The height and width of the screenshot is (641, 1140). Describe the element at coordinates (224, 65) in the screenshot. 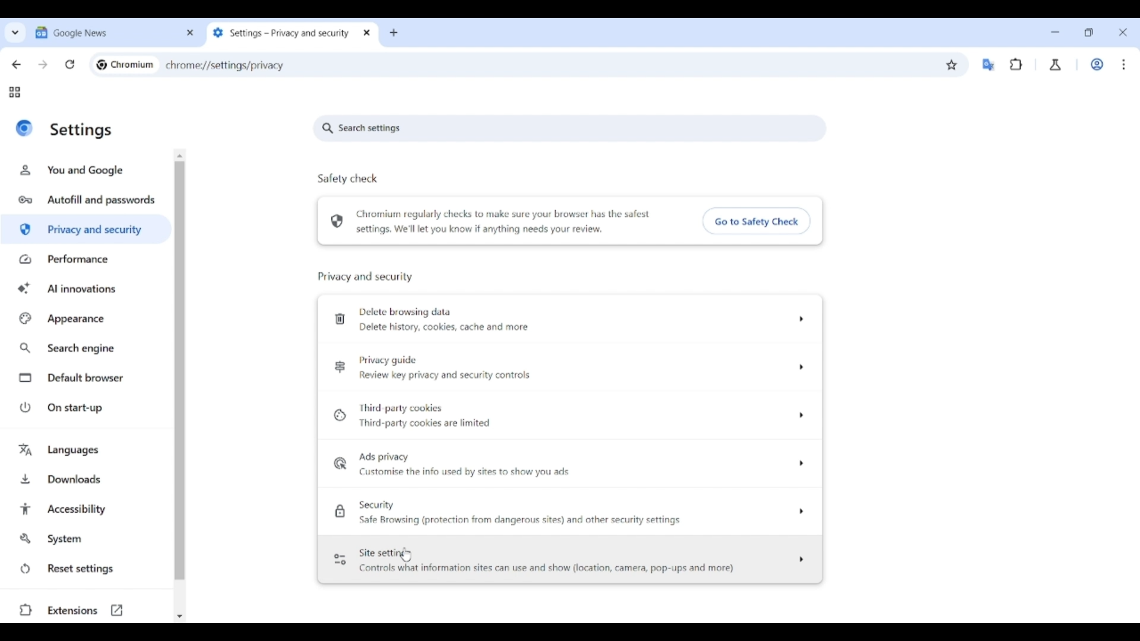

I see `chrome://settings/privacy` at that location.